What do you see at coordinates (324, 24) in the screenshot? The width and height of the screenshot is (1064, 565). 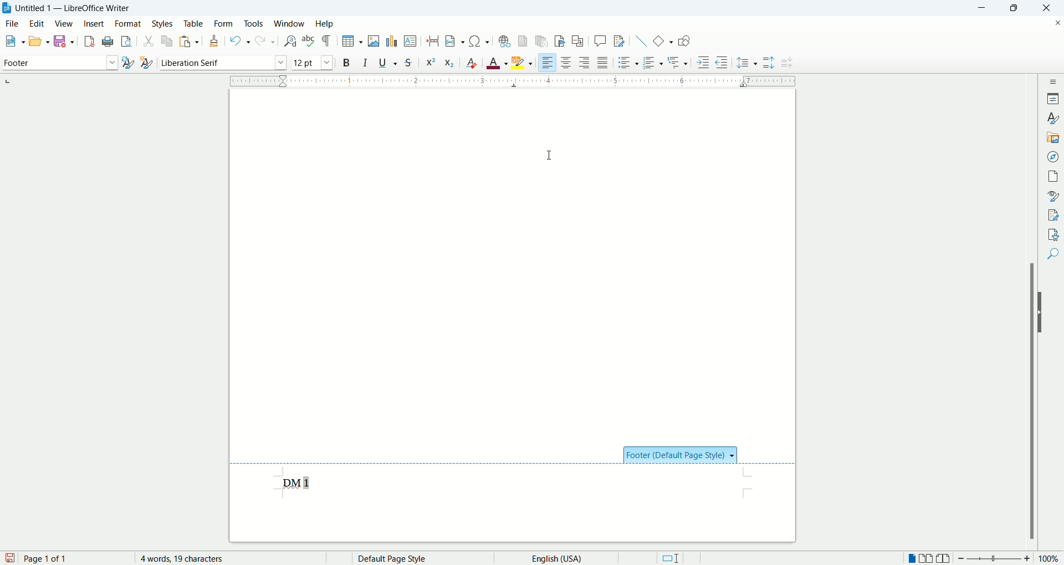 I see `help` at bounding box center [324, 24].